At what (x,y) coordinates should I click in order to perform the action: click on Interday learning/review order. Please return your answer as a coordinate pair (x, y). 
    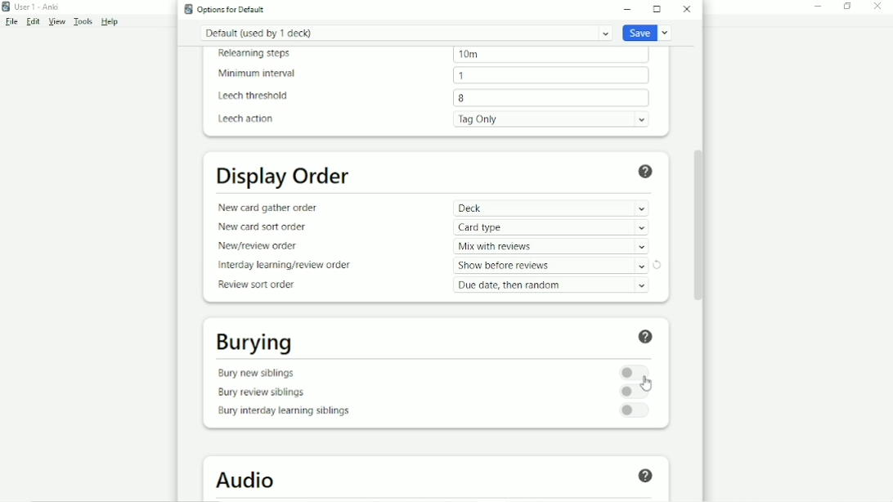
    Looking at the image, I should click on (284, 265).